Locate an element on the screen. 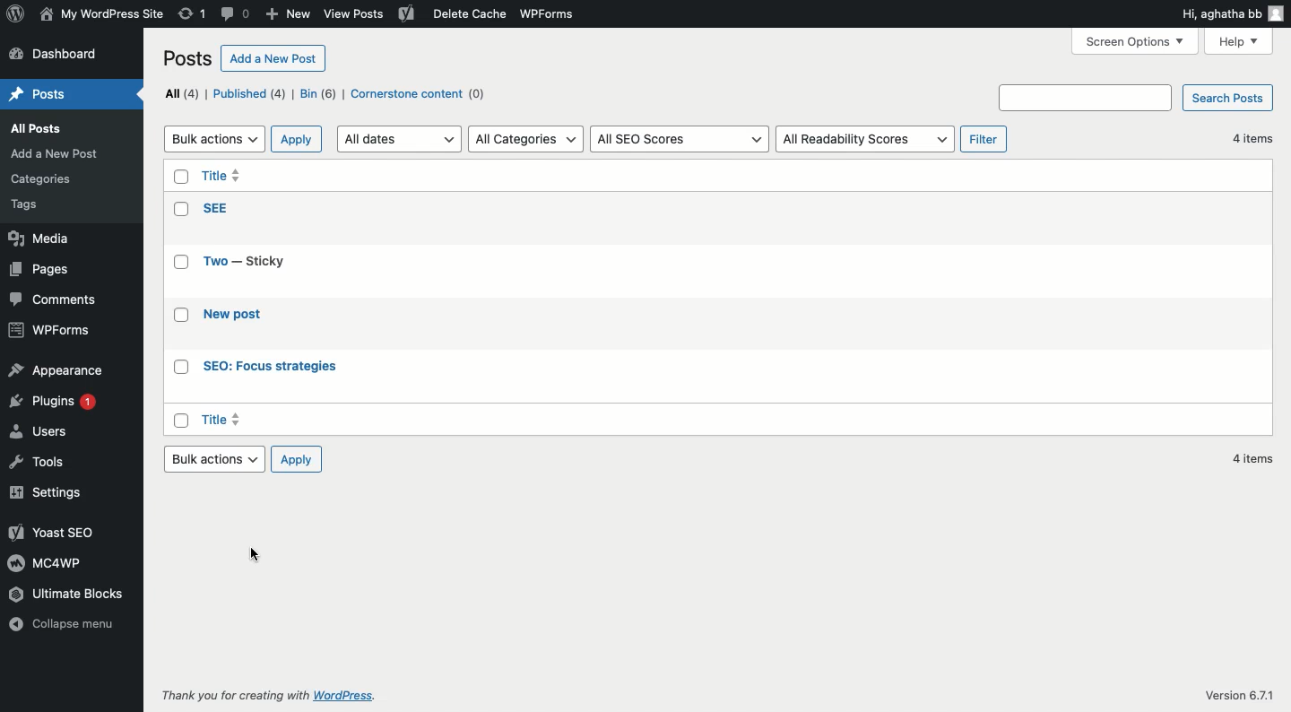 This screenshot has width=1291, height=712. All dates is located at coordinates (399, 140).